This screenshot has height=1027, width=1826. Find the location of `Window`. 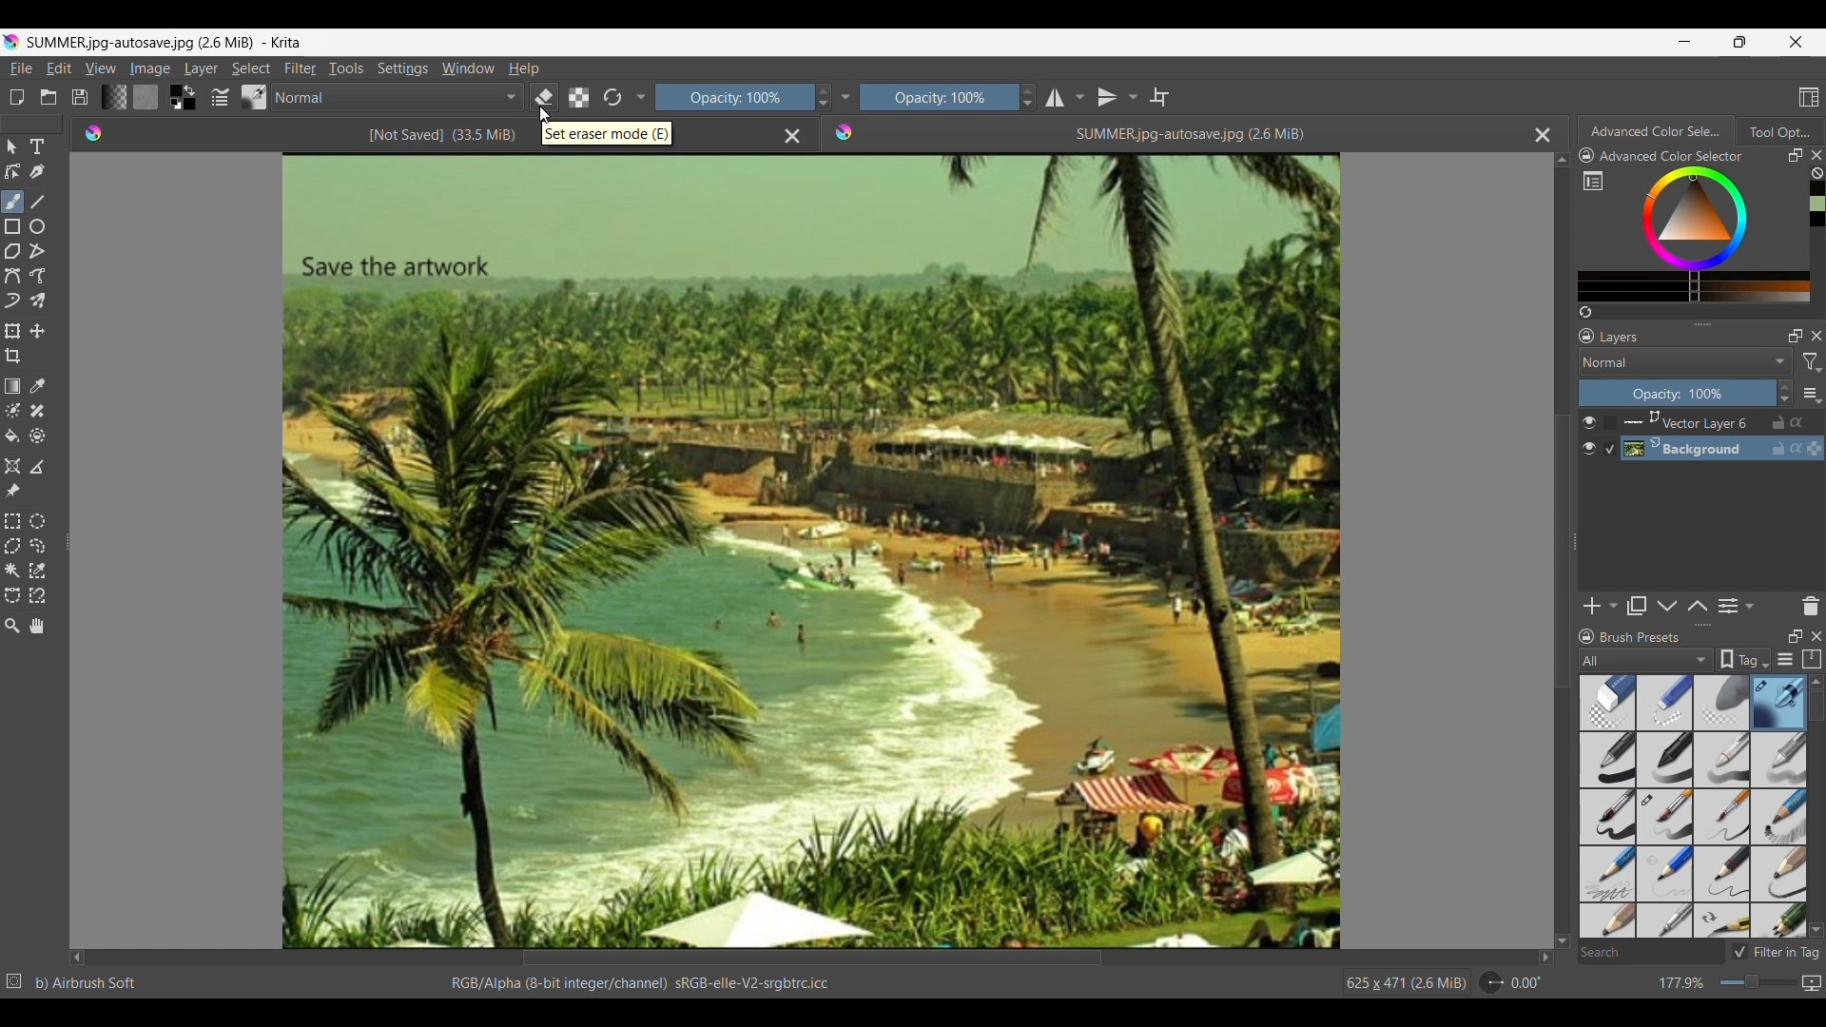

Window is located at coordinates (468, 68).